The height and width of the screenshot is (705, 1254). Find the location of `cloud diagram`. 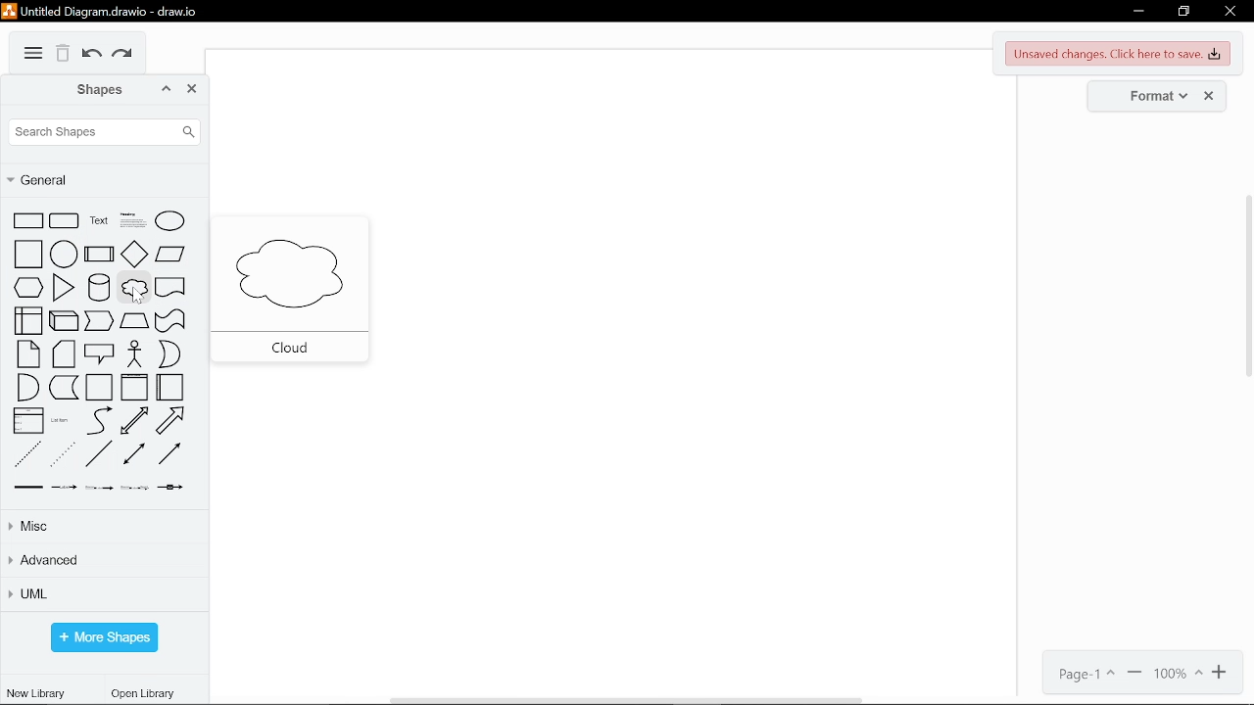

cloud diagram is located at coordinates (289, 273).